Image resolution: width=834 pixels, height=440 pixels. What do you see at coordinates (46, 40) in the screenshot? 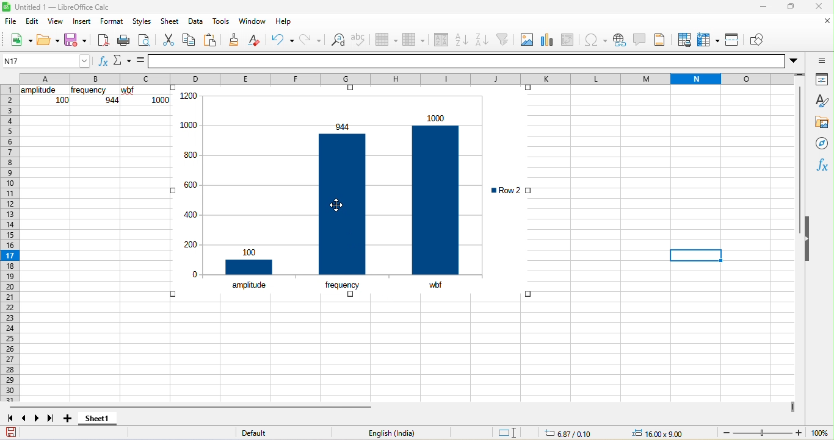
I see `open` at bounding box center [46, 40].